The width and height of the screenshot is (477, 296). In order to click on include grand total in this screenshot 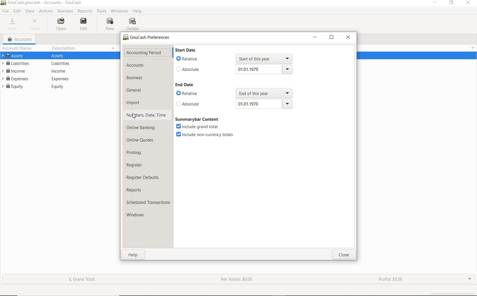, I will do `click(199, 127)`.